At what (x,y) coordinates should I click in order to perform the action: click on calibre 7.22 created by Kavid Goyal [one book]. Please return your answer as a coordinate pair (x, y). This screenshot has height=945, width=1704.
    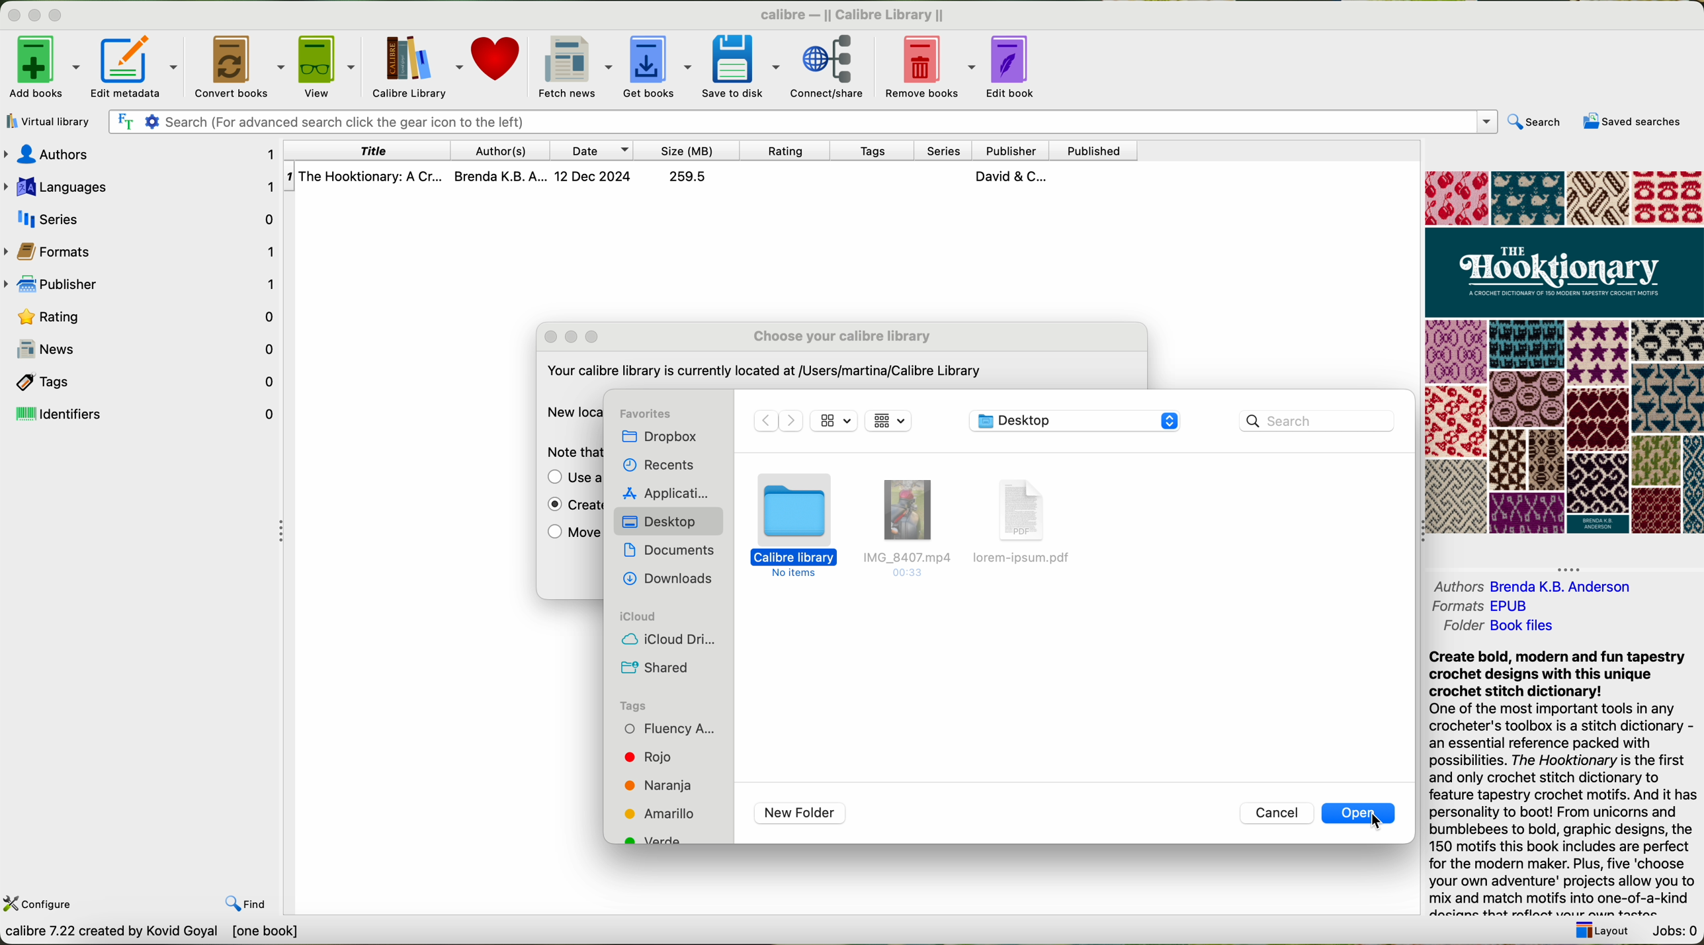
    Looking at the image, I should click on (190, 934).